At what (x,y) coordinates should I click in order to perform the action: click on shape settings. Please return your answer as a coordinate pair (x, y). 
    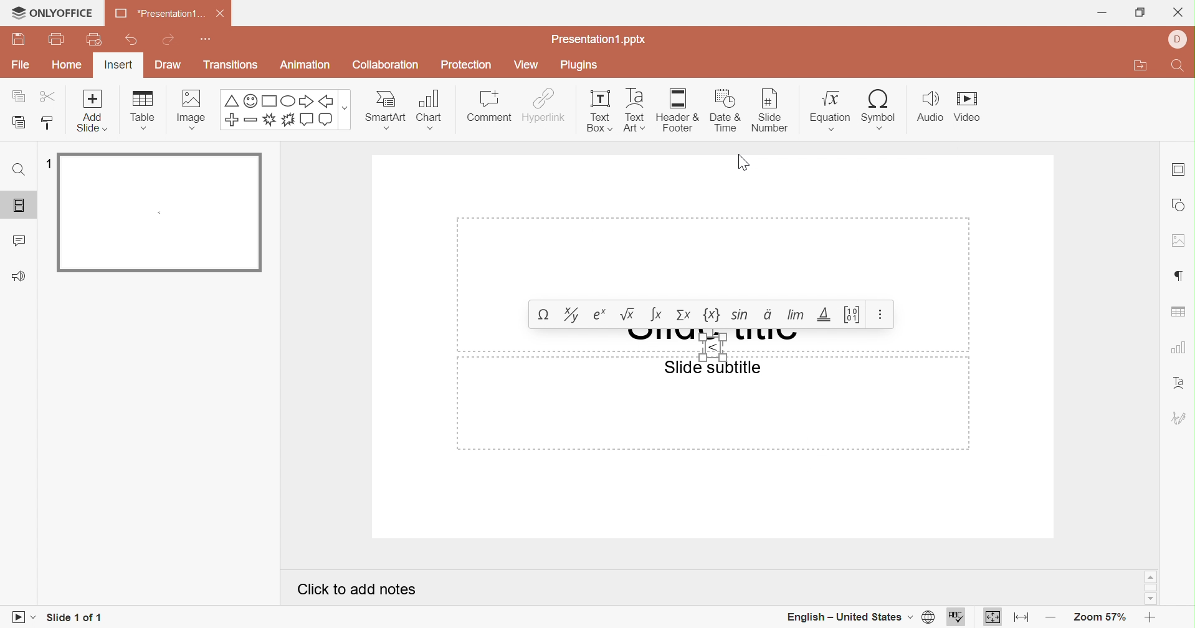
    Looking at the image, I should click on (1179, 205).